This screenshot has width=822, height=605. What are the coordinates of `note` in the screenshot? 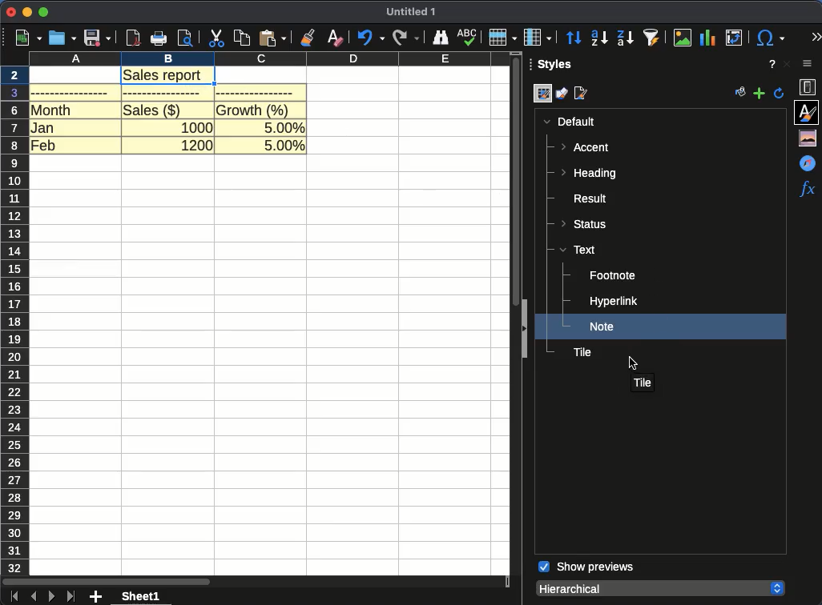 It's located at (603, 327).